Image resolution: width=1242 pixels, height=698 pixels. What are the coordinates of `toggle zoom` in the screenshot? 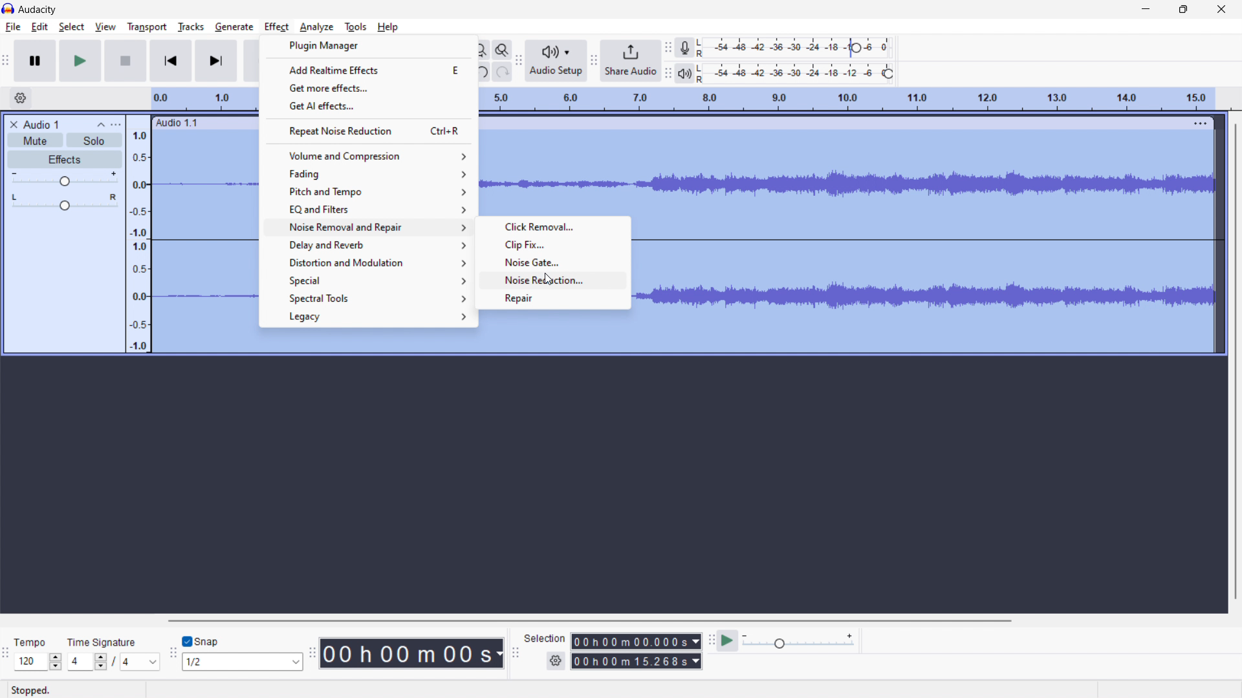 It's located at (502, 50).